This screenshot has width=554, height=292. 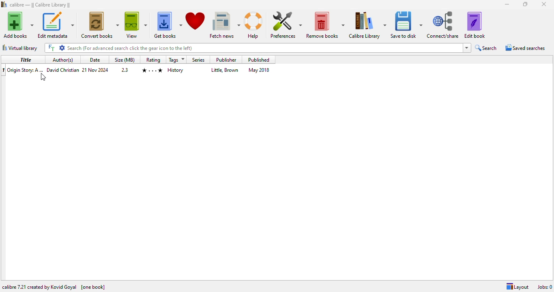 What do you see at coordinates (56, 25) in the screenshot?
I see `edit metadata` at bounding box center [56, 25].